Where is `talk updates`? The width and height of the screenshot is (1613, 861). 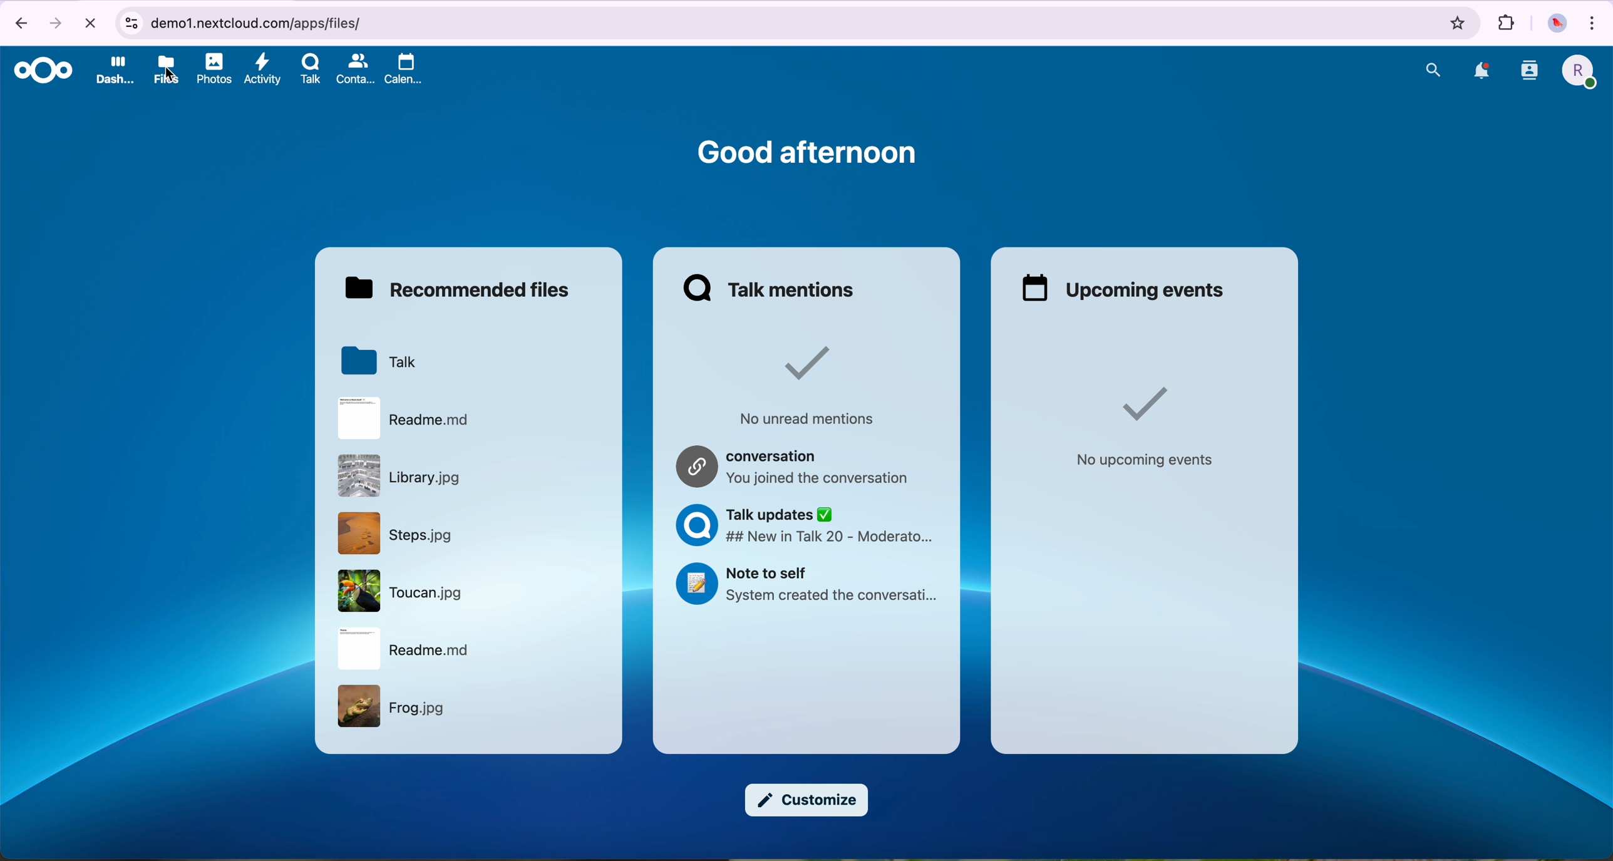
talk updates is located at coordinates (805, 527).